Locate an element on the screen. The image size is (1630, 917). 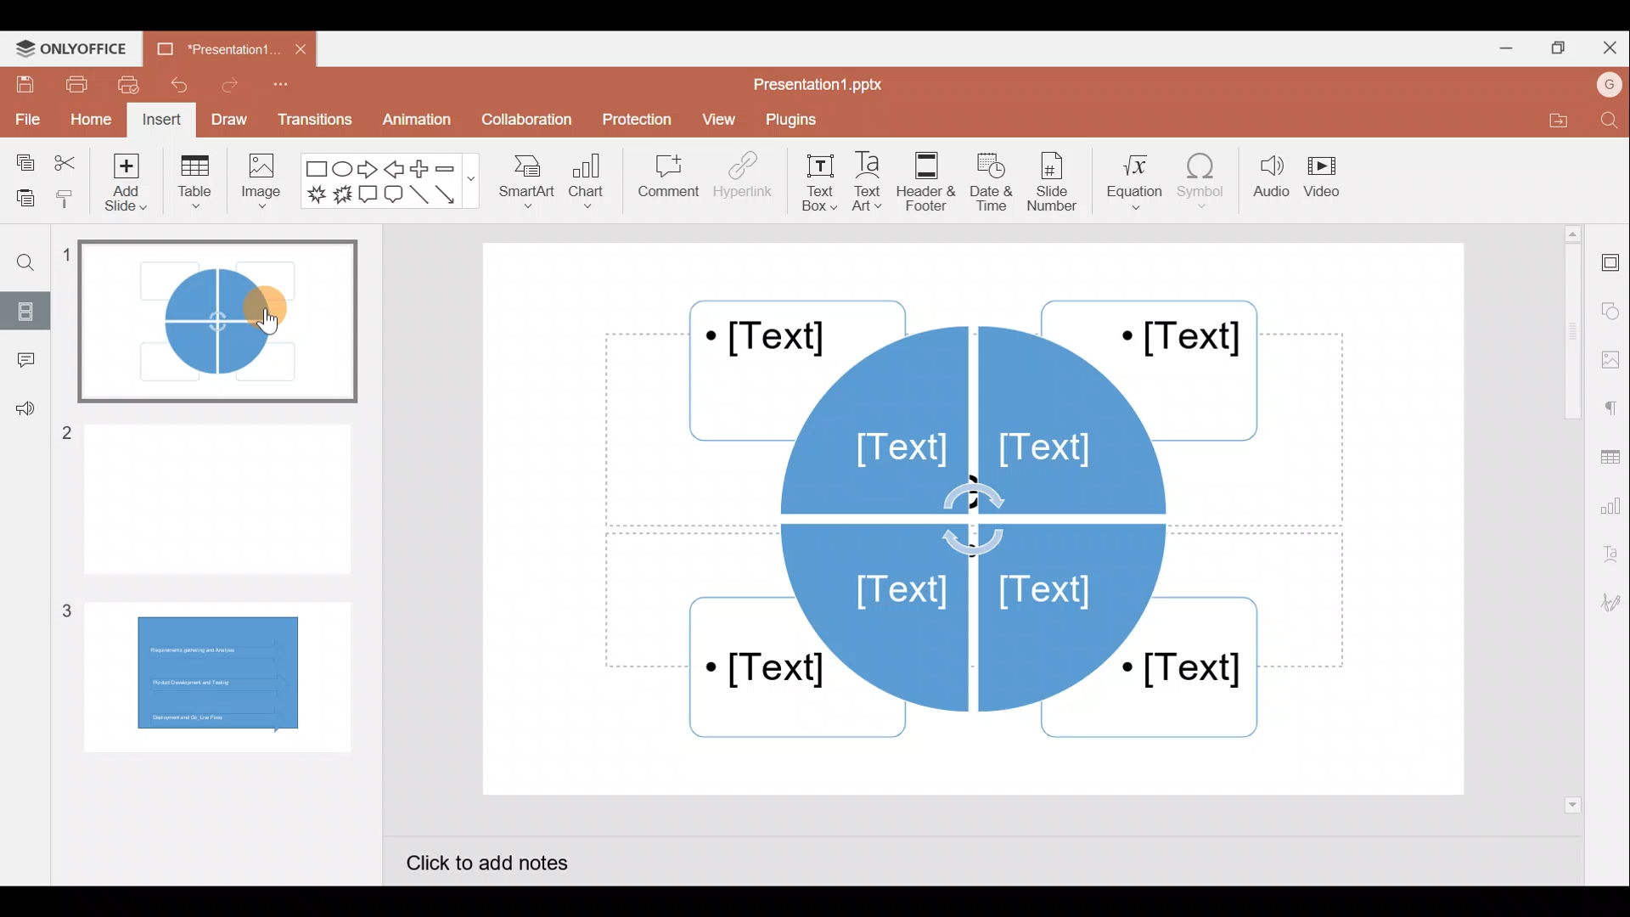
View is located at coordinates (718, 121).